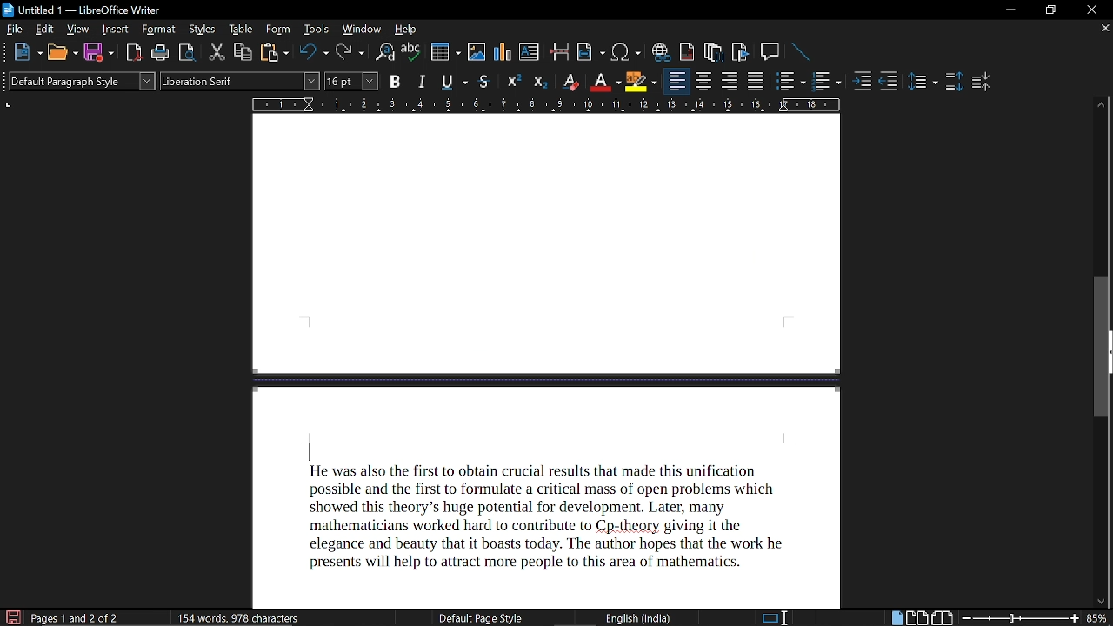 This screenshot has height=626, width=1113. Describe the element at coordinates (688, 53) in the screenshot. I see `Insert footnote` at that location.